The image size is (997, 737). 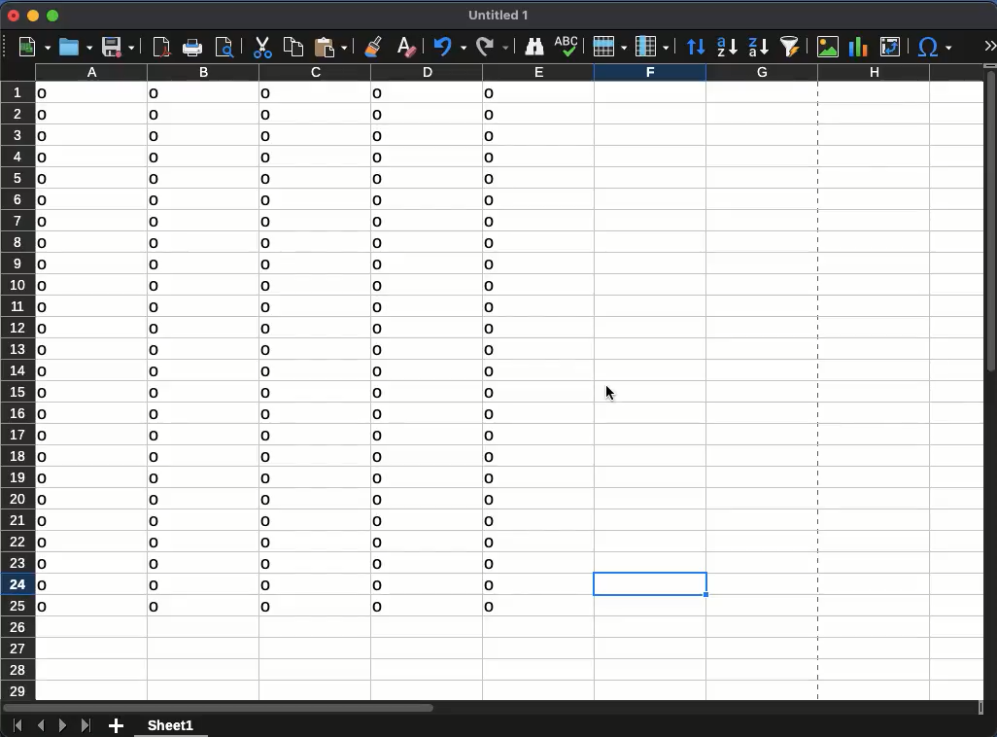 What do you see at coordinates (408, 46) in the screenshot?
I see `clear formatting` at bounding box center [408, 46].